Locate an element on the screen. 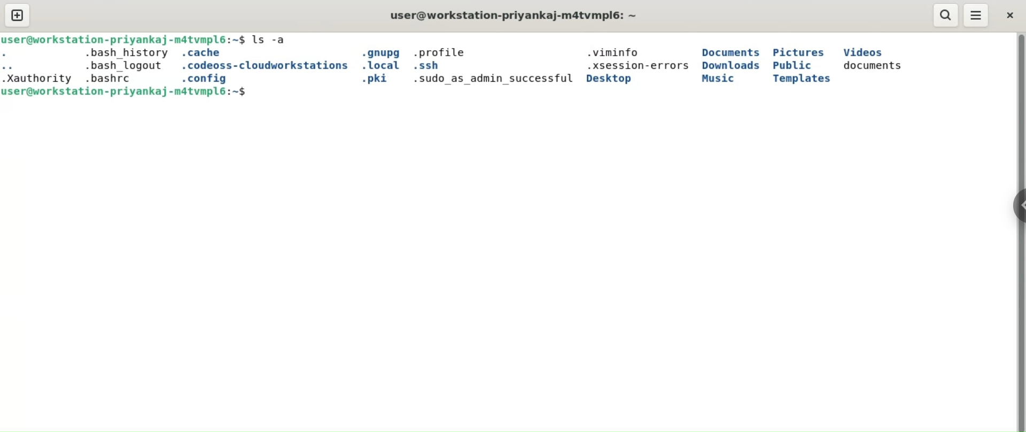 The height and width of the screenshot is (432, 1026). user@workstation-priyankaj-m4tvmpl6: ~$ is located at coordinates (127, 92).